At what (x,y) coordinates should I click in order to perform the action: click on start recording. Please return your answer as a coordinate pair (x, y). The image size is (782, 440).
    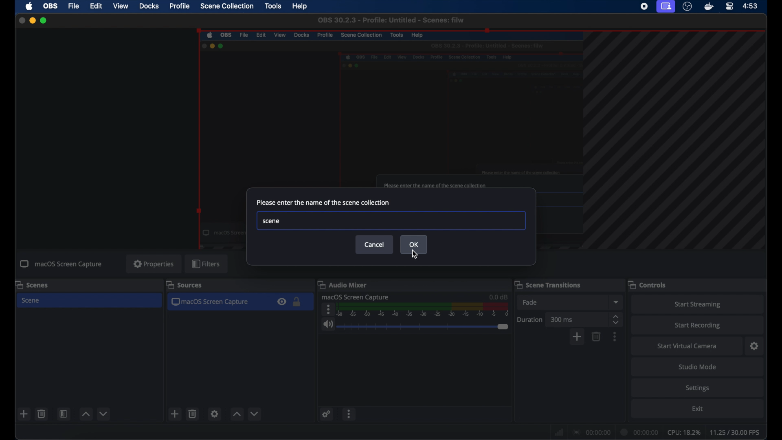
    Looking at the image, I should click on (700, 324).